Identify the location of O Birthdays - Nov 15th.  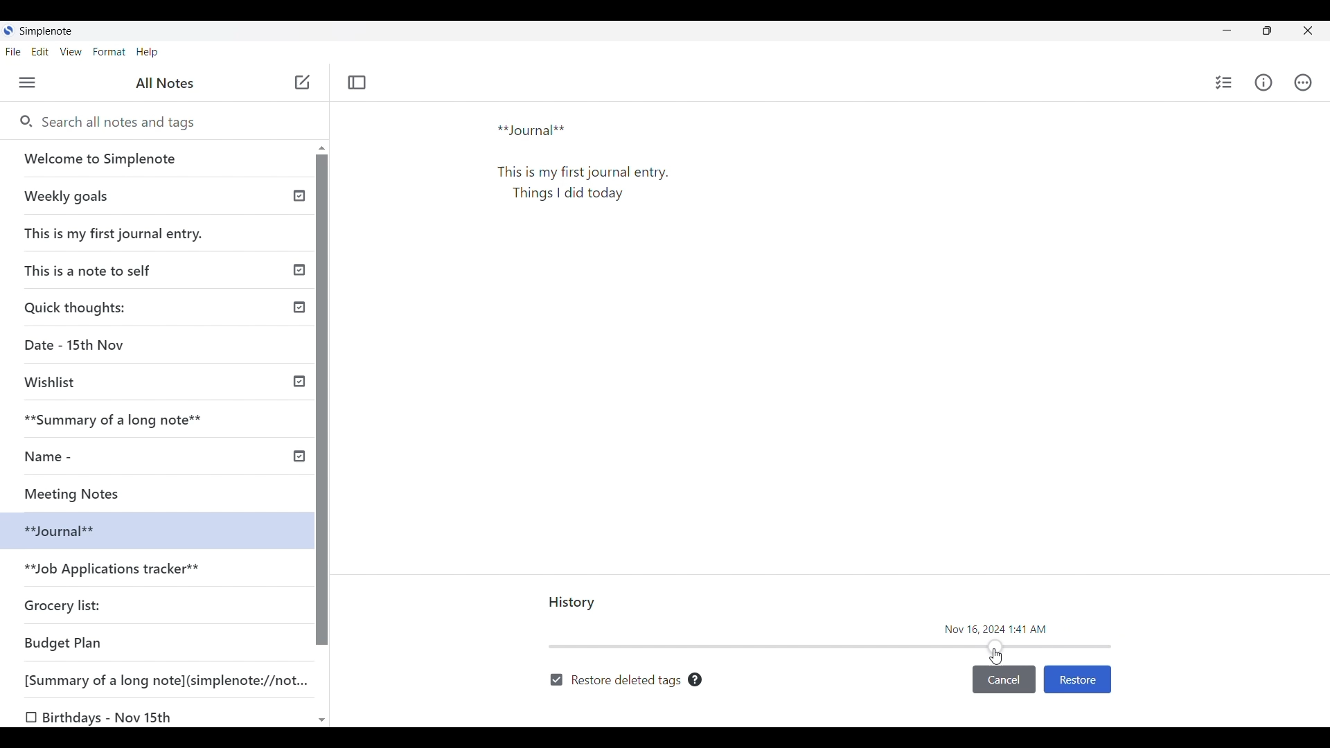
(102, 718).